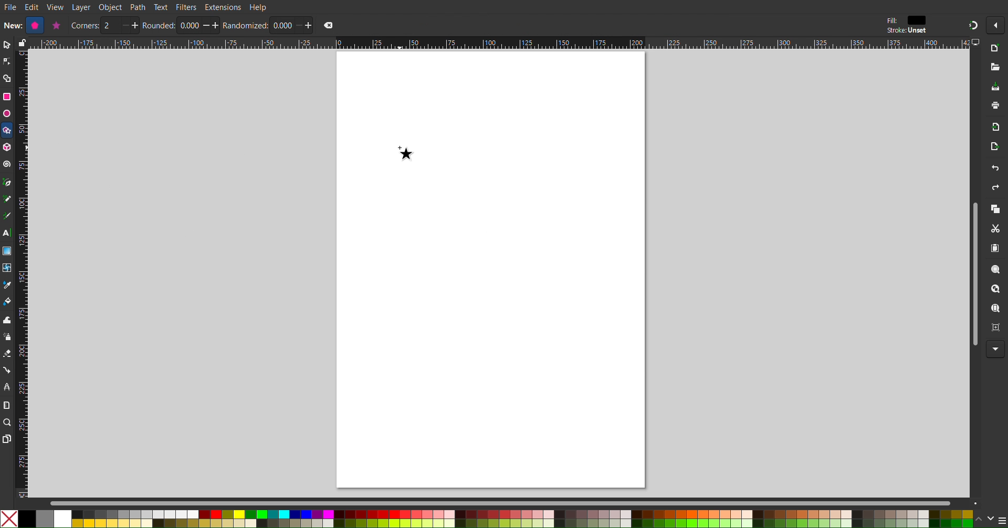 The width and height of the screenshot is (1008, 528). Describe the element at coordinates (7, 320) in the screenshot. I see `Tweak Tool` at that location.